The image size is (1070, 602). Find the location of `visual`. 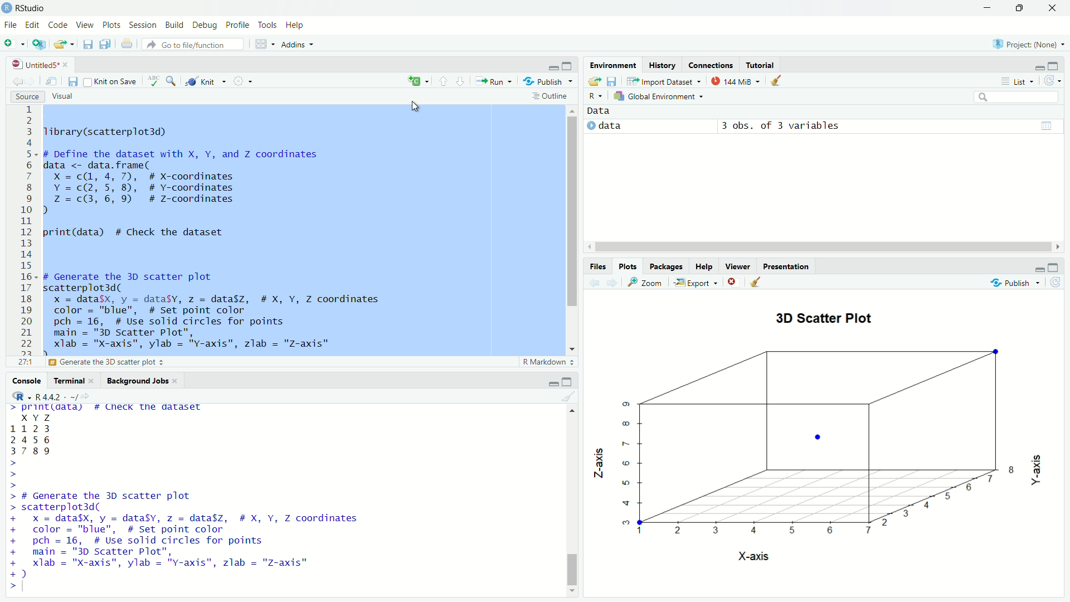

visual is located at coordinates (64, 97).